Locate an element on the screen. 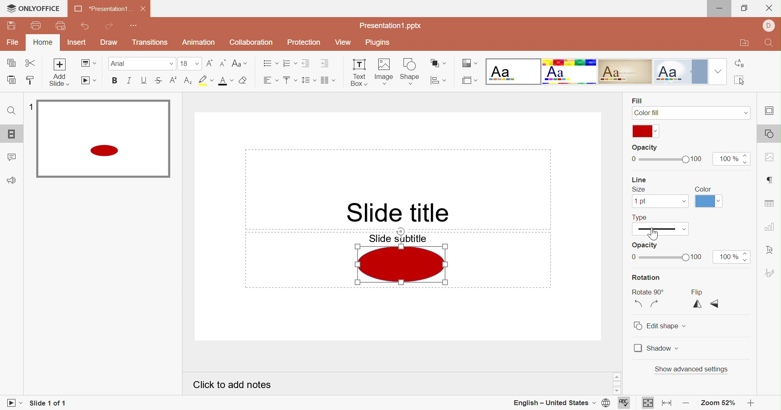 The width and height of the screenshot is (781, 410). Close is located at coordinates (769, 8).